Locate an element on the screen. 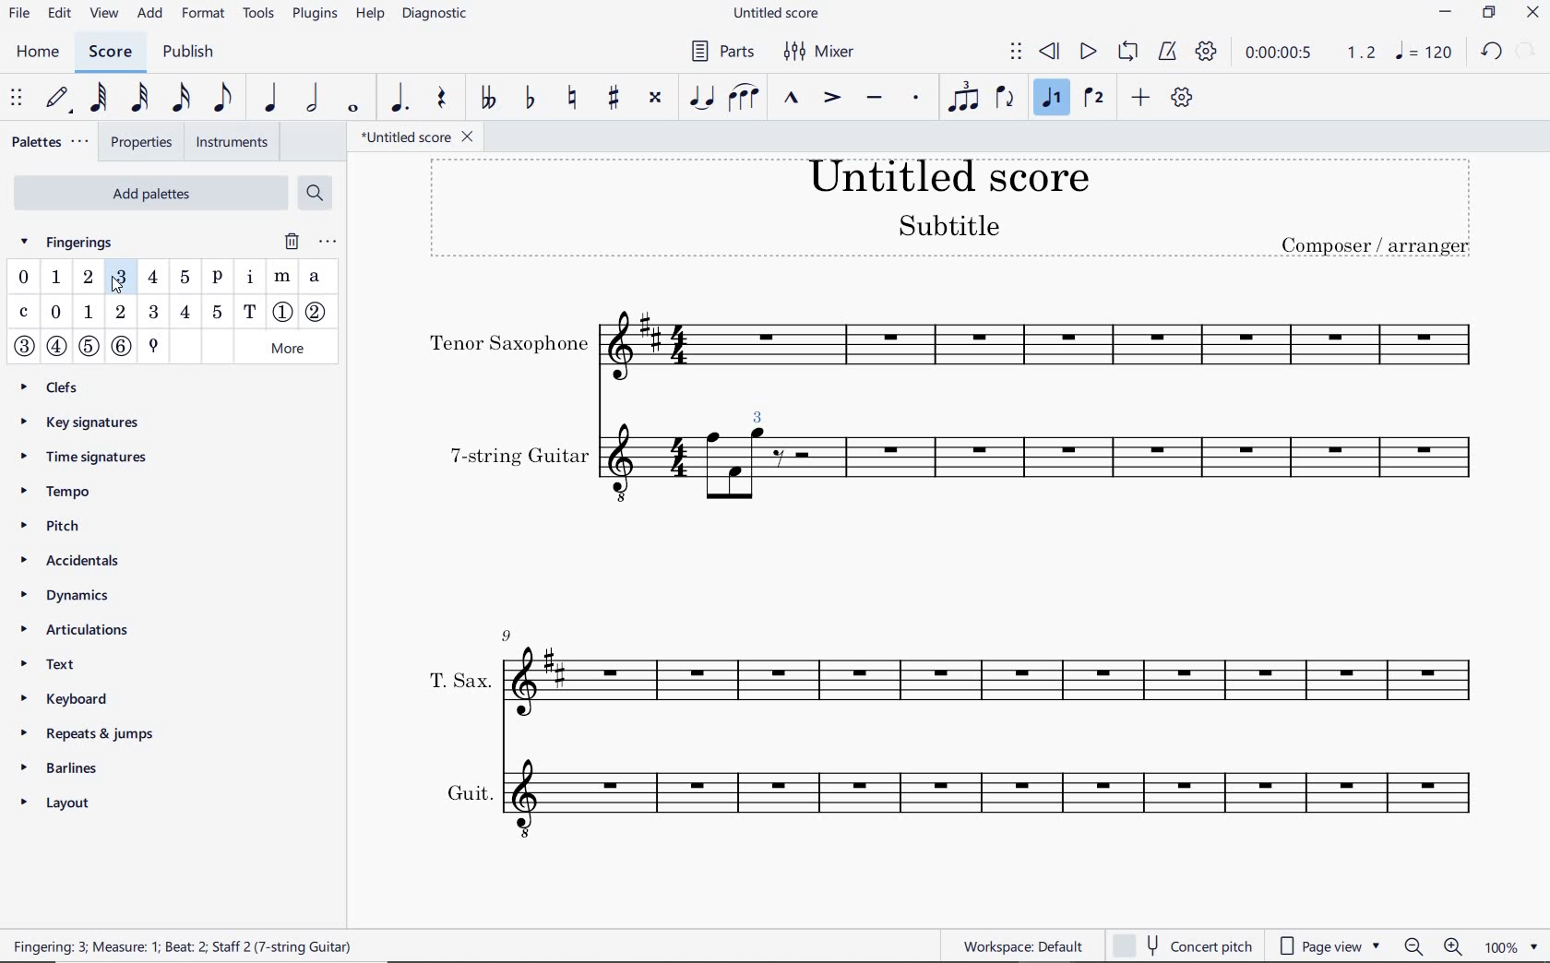  TITLE is located at coordinates (949, 209).